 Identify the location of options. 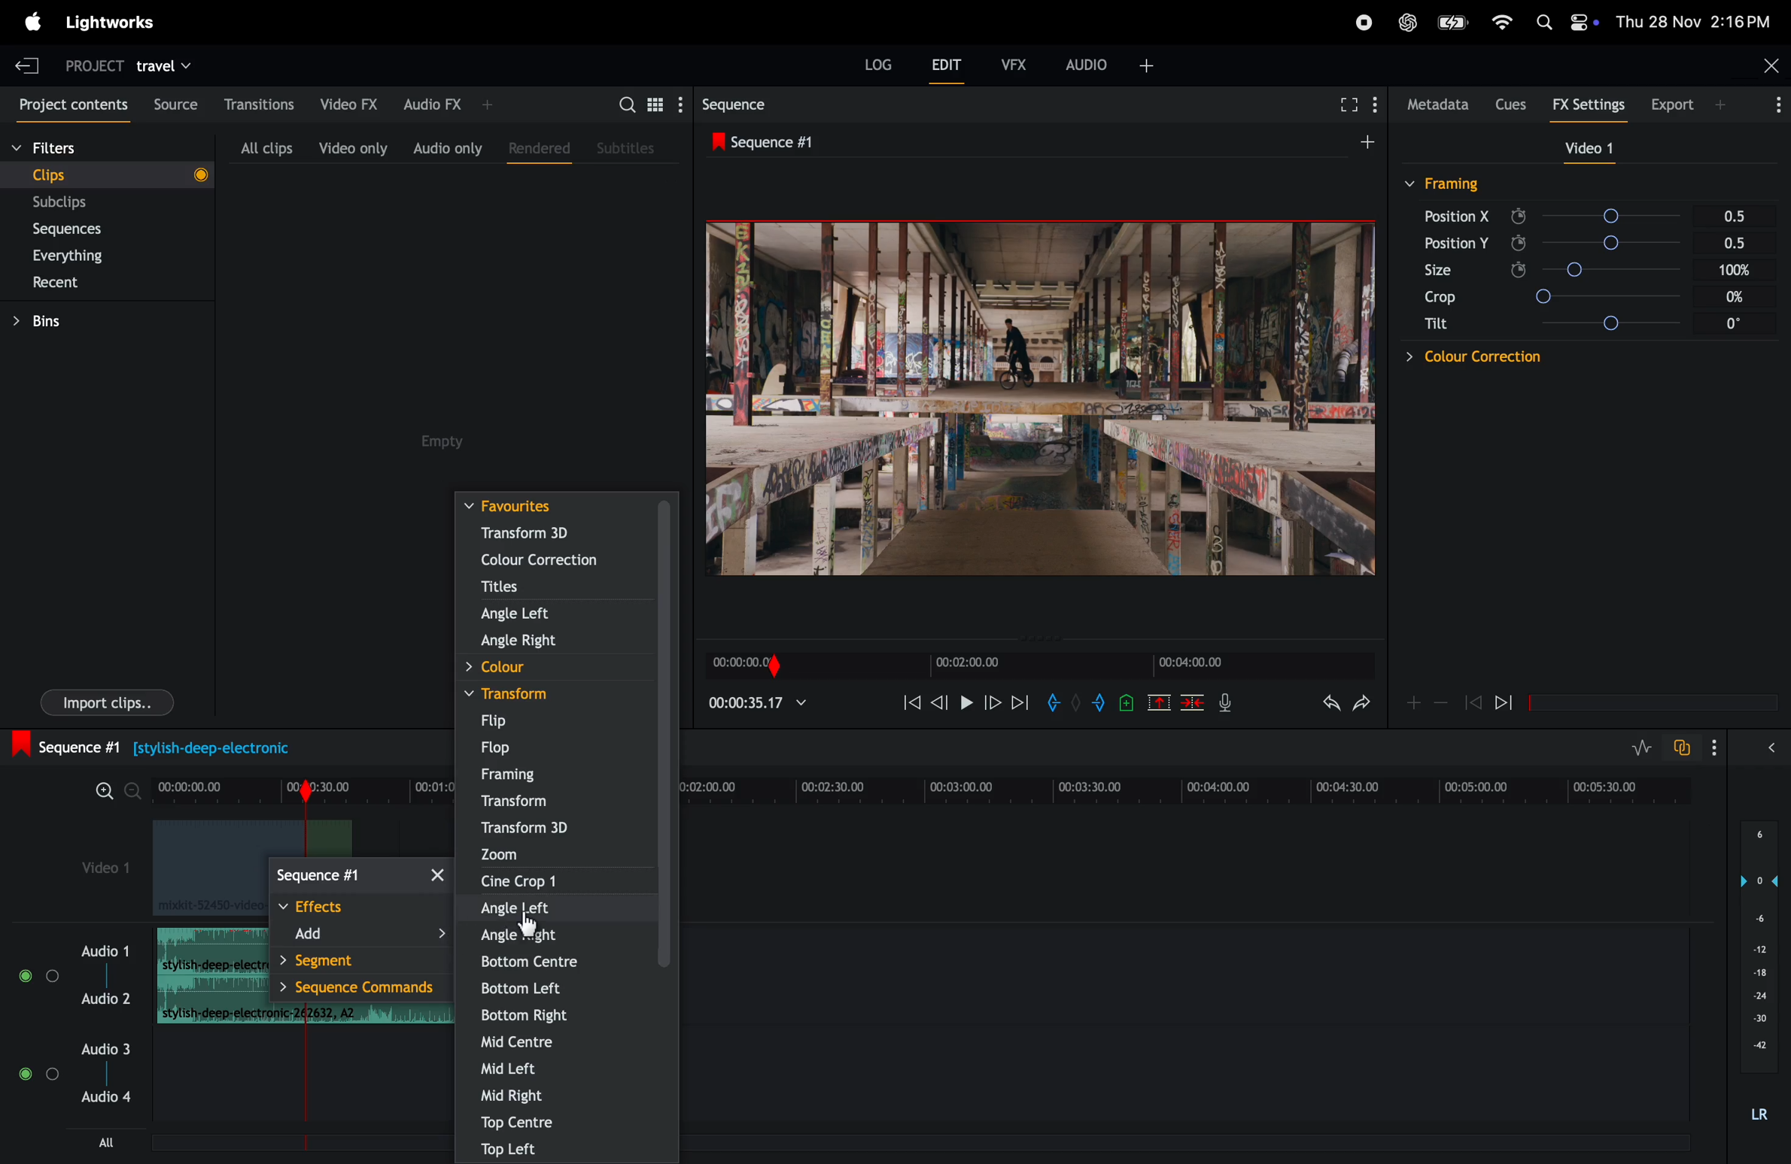
(1767, 107).